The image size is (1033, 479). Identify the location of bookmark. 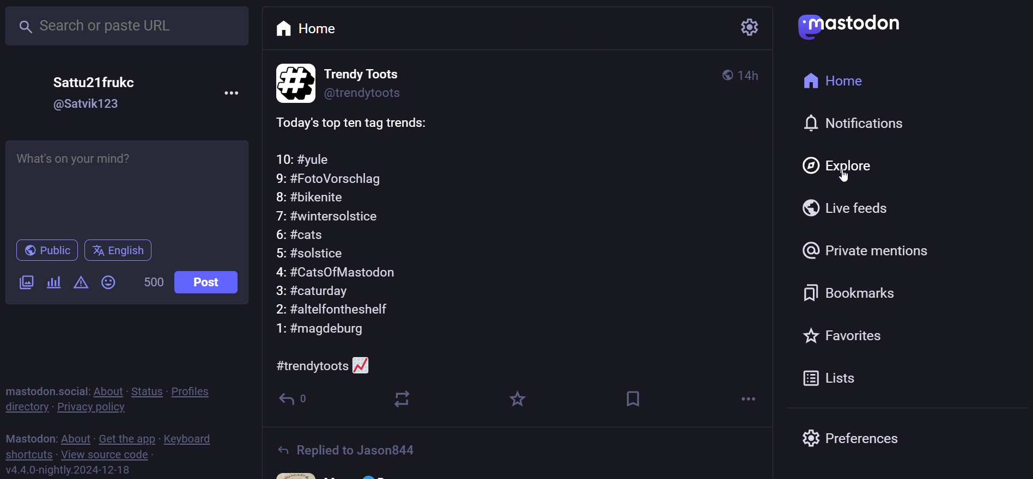
(635, 397).